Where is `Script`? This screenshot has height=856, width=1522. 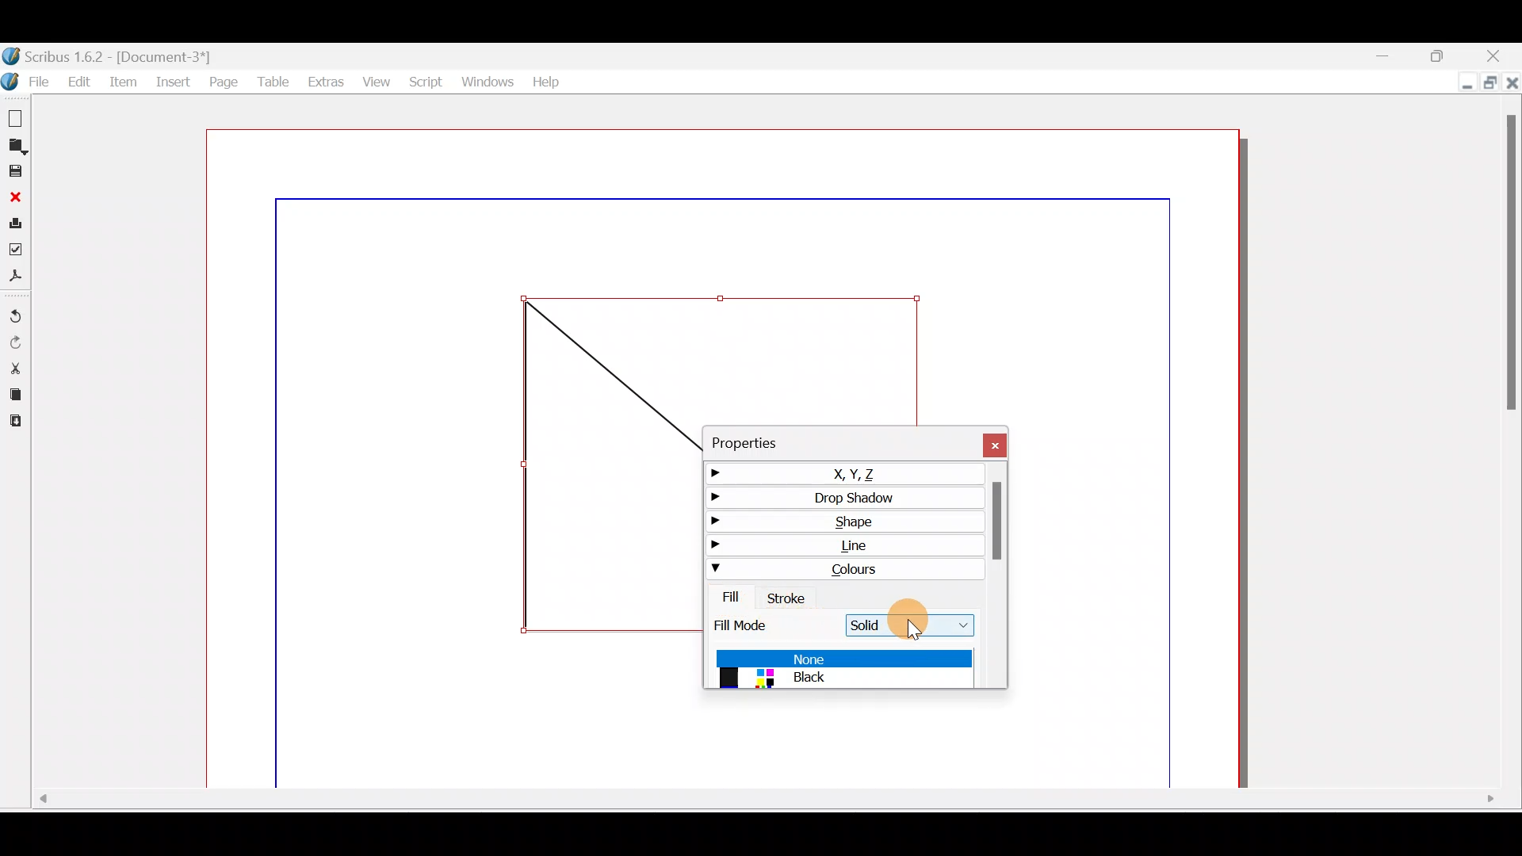
Script is located at coordinates (424, 82).